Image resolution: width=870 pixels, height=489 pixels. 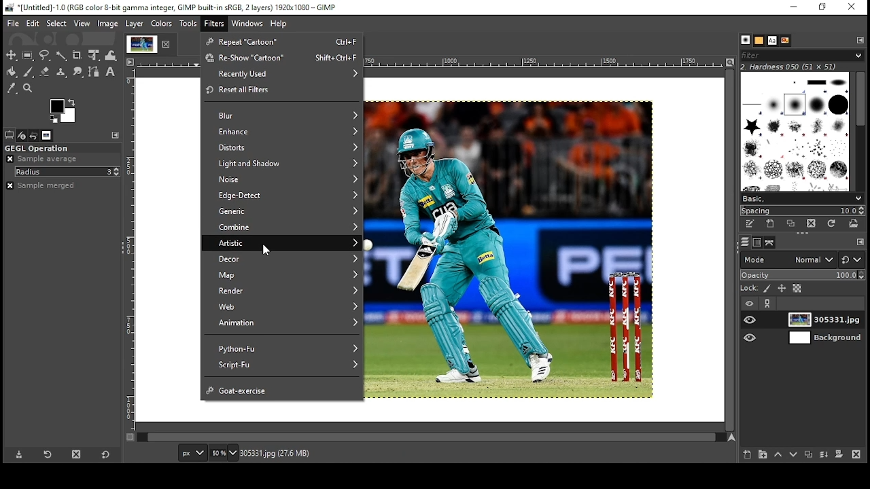 What do you see at coordinates (826, 339) in the screenshot?
I see `layer 2` at bounding box center [826, 339].